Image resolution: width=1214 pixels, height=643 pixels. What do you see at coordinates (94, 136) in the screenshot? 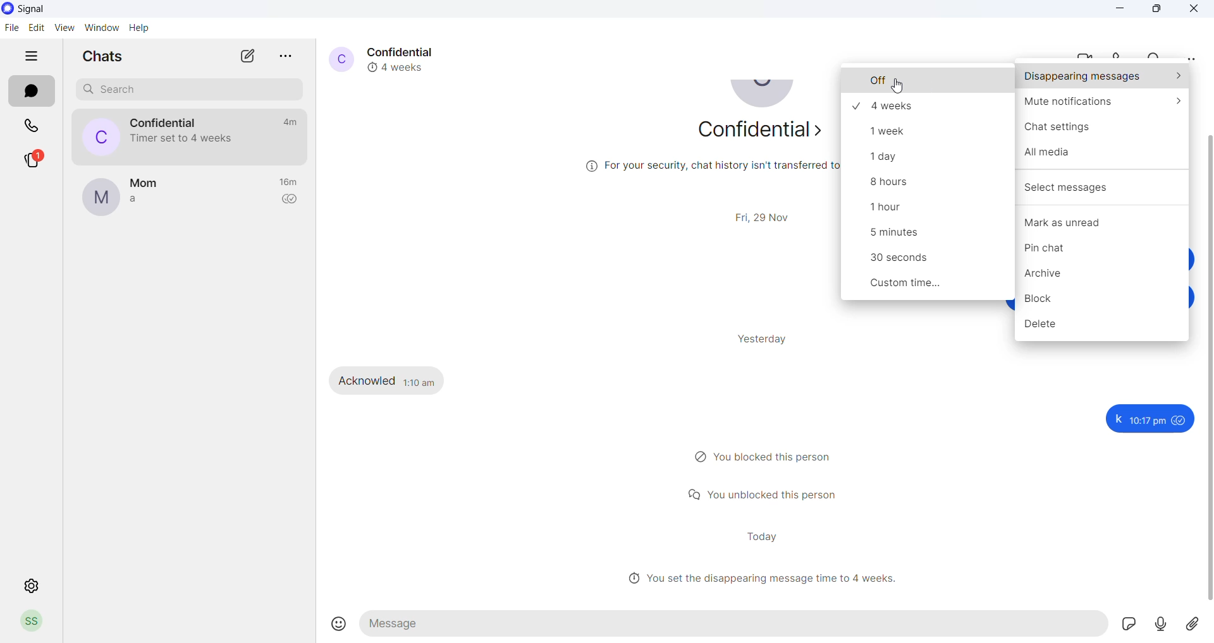
I see `profile picture` at bounding box center [94, 136].